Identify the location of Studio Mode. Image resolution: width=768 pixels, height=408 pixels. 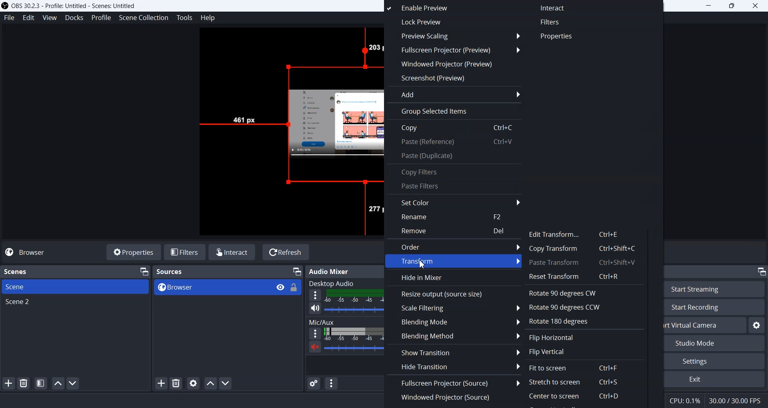
(711, 342).